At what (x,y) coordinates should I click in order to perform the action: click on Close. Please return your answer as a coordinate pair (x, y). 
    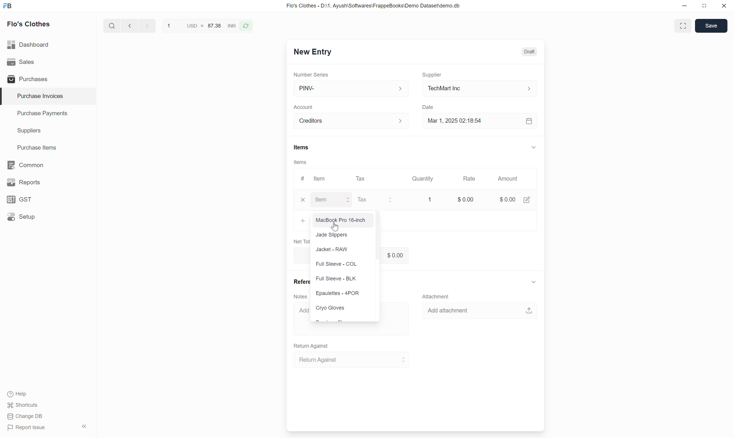
    Looking at the image, I should click on (724, 6).